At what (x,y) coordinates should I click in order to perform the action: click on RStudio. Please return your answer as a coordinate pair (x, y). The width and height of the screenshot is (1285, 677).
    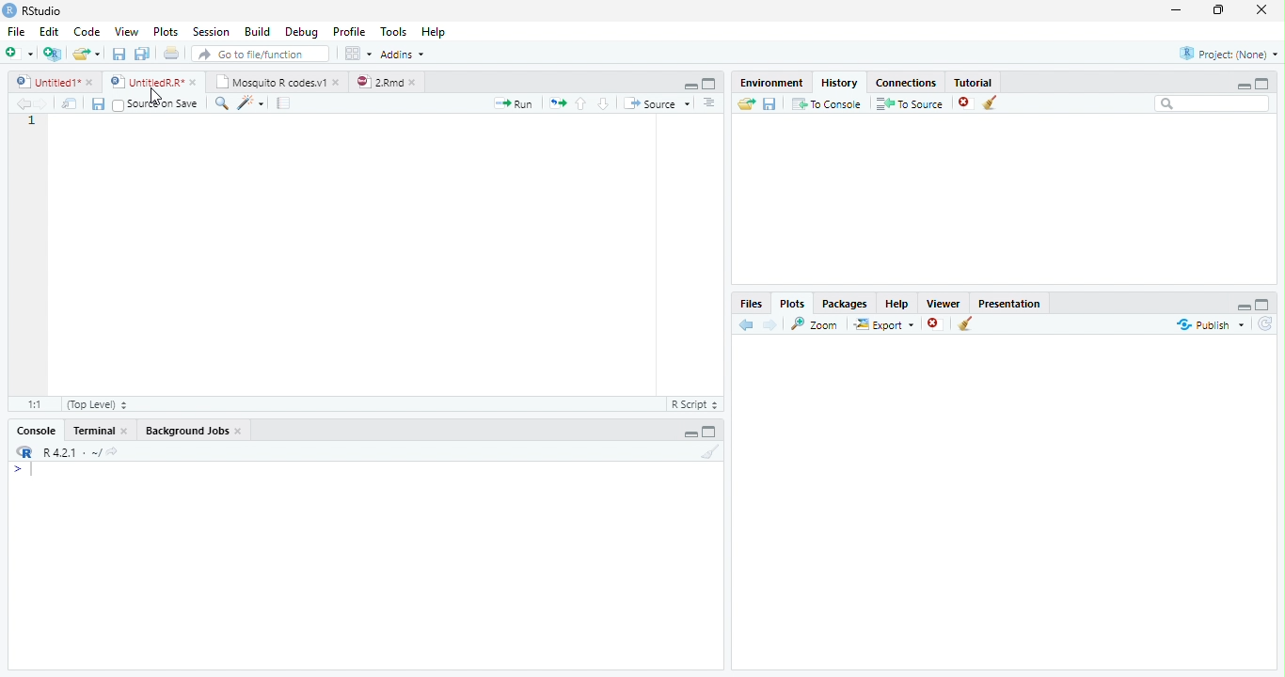
    Looking at the image, I should click on (33, 10).